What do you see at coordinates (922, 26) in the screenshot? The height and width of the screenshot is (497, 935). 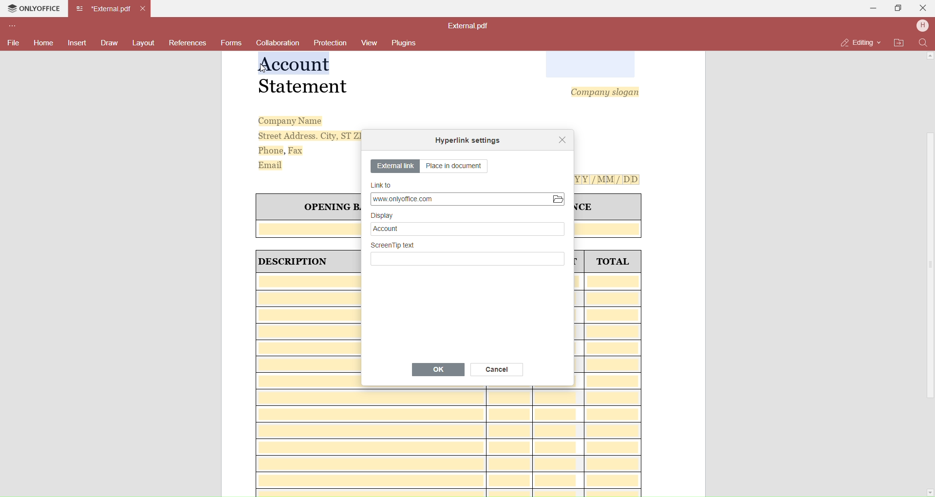 I see `User` at bounding box center [922, 26].